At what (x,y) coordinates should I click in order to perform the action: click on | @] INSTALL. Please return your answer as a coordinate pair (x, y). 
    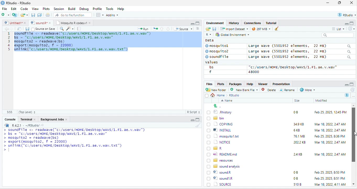
    Looking at the image, I should click on (220, 130).